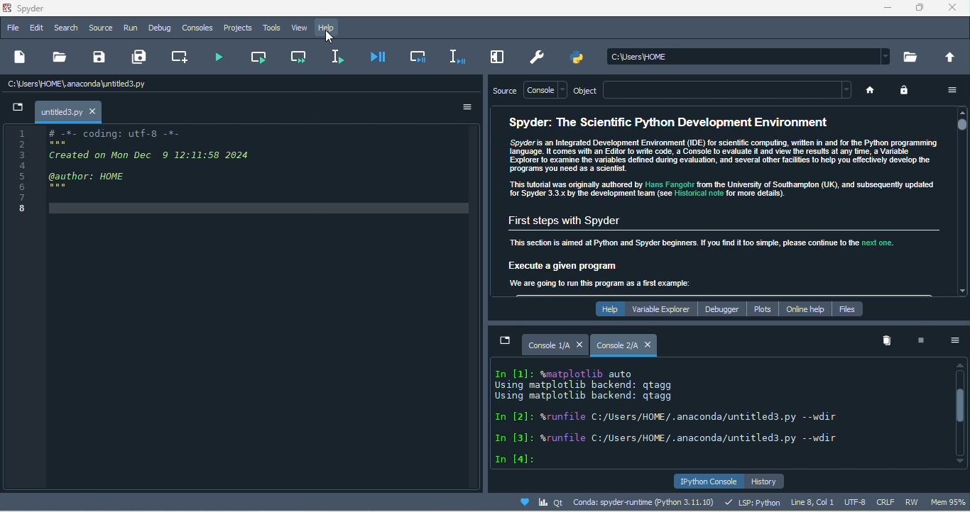 This screenshot has width=970, height=512. Describe the element at coordinates (58, 60) in the screenshot. I see `open` at that location.